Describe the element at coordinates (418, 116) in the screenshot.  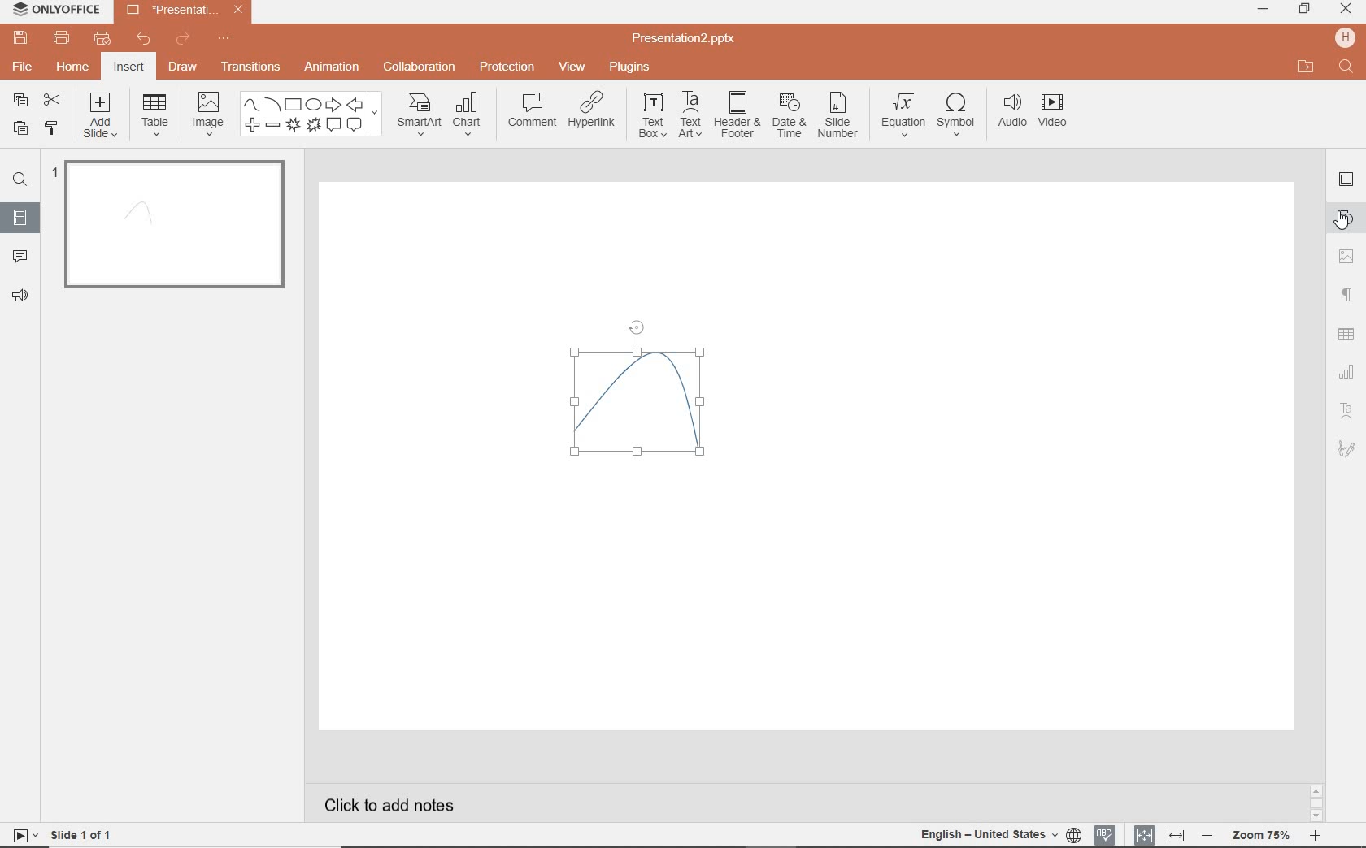
I see `SMART ART` at that location.